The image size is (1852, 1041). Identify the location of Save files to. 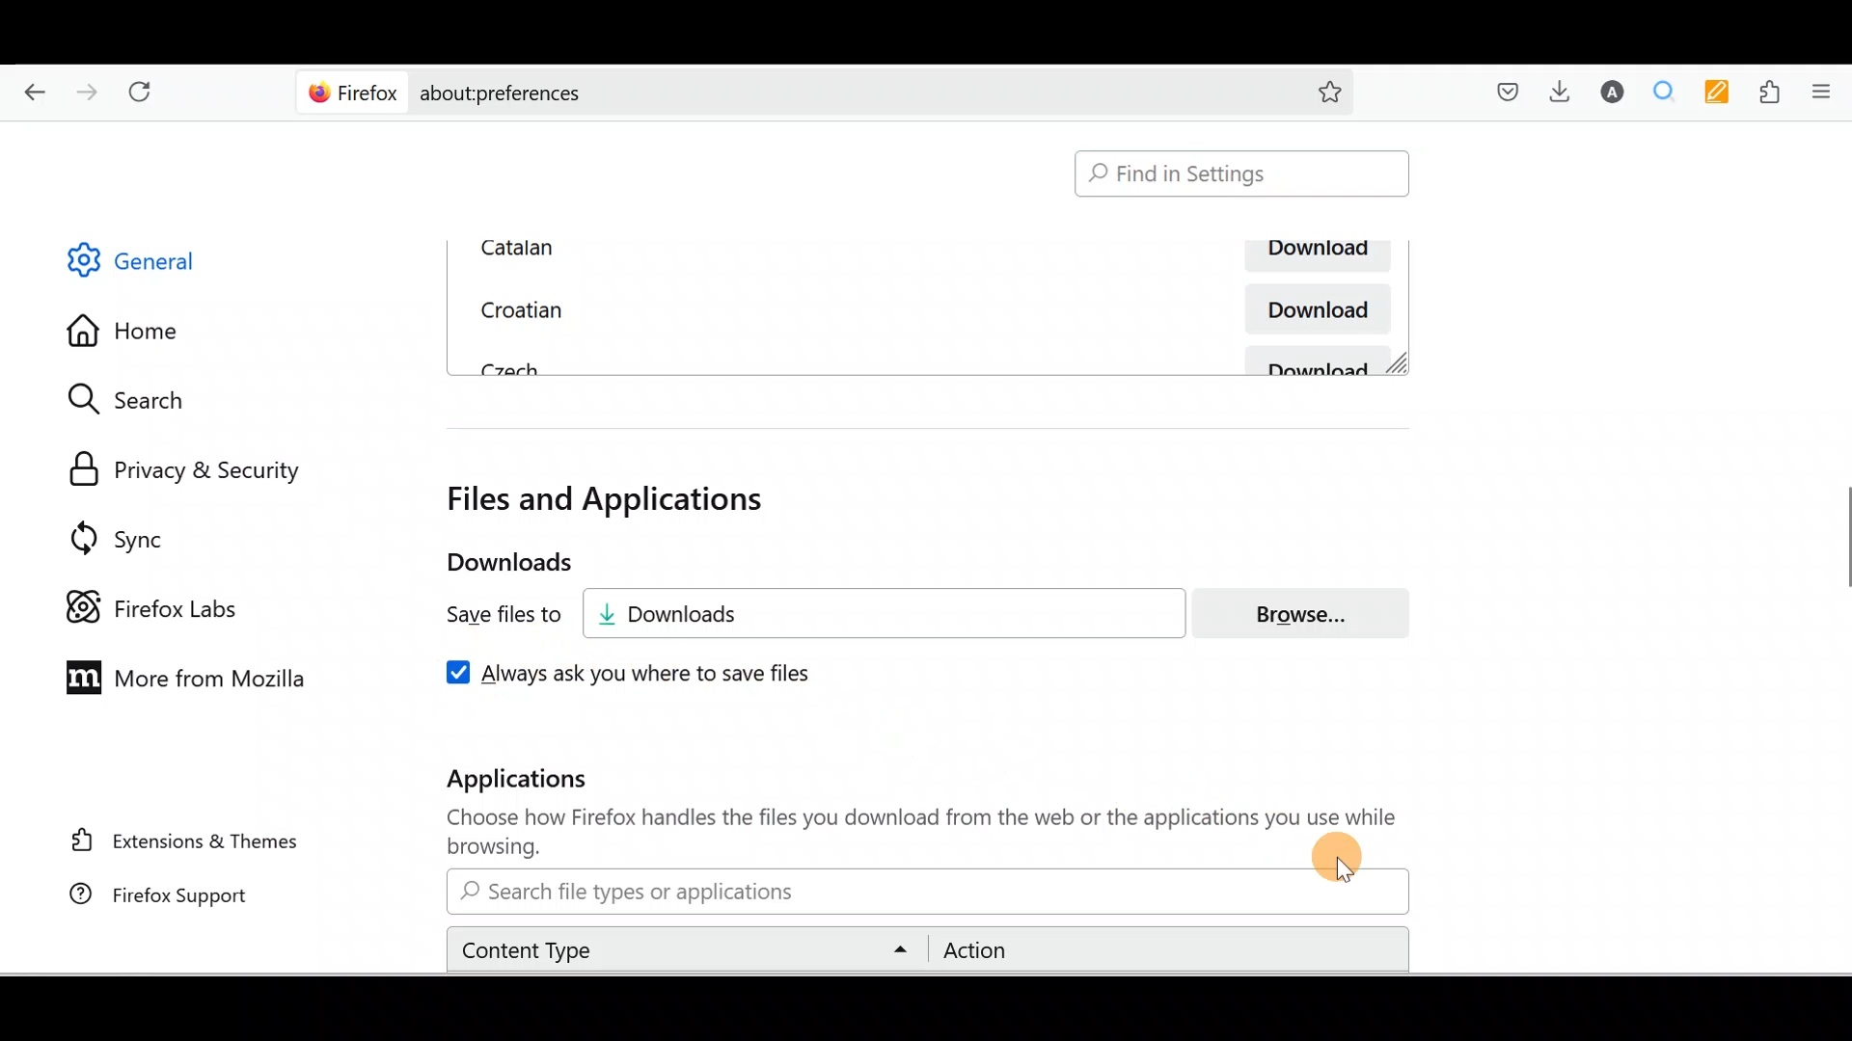
(488, 616).